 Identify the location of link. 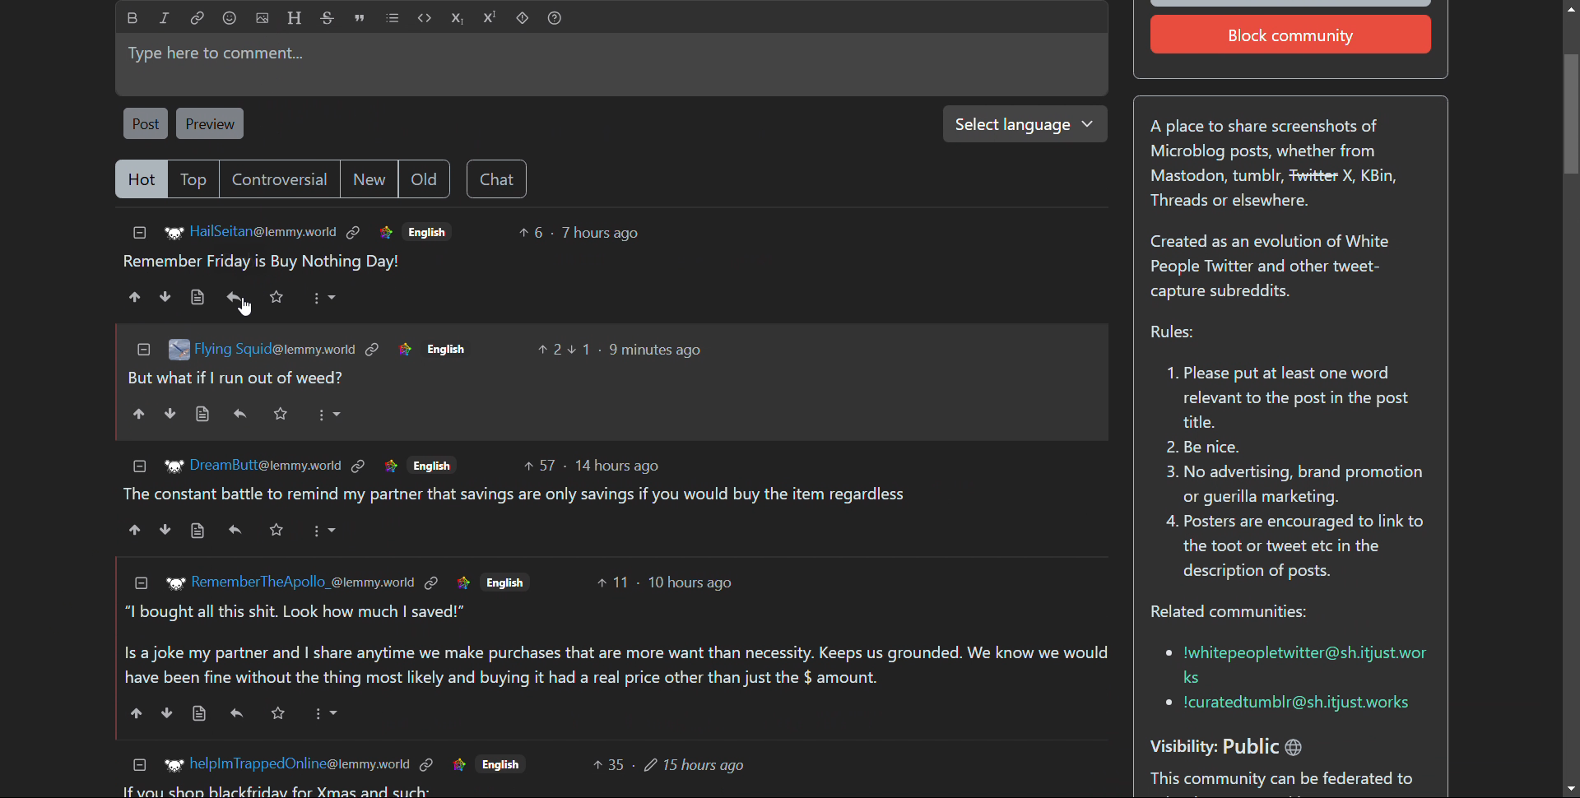
(390, 466).